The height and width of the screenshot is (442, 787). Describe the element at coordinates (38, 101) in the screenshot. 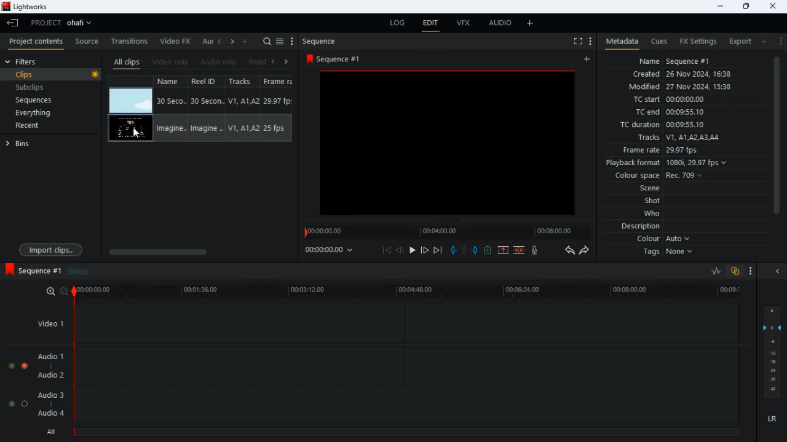

I see `sequences` at that location.